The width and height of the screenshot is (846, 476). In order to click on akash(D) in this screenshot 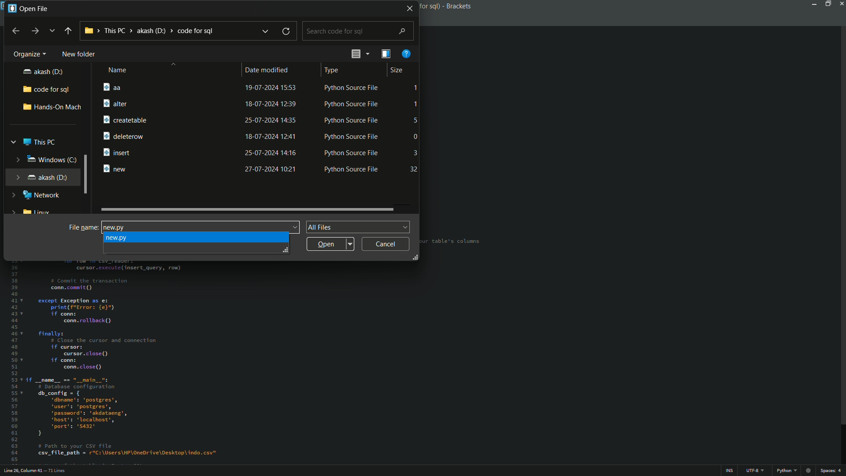, I will do `click(42, 71)`.